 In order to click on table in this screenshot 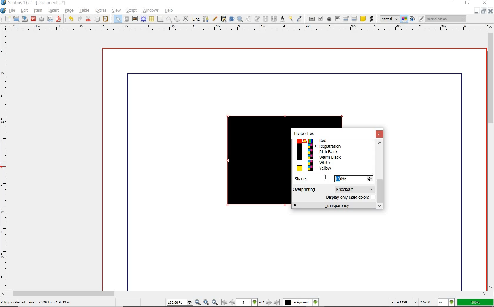, I will do `click(85, 11)`.